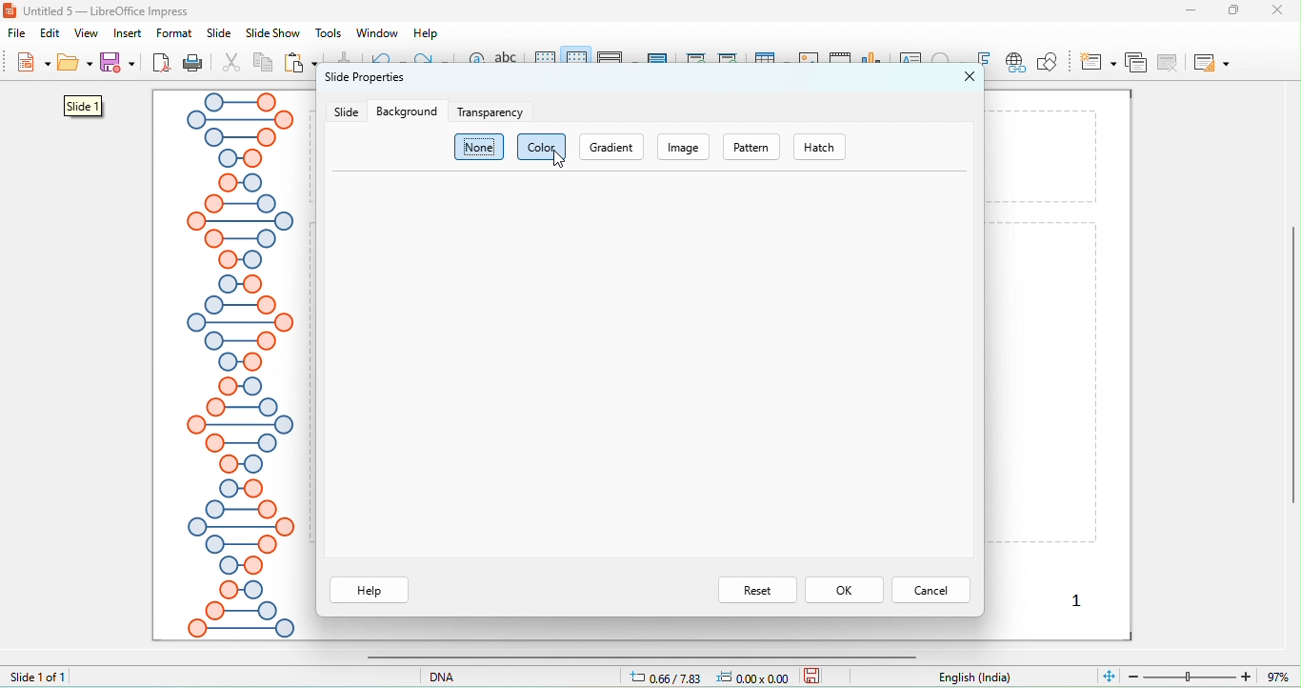 This screenshot has height=688, width=1301. What do you see at coordinates (530, 147) in the screenshot?
I see `color` at bounding box center [530, 147].